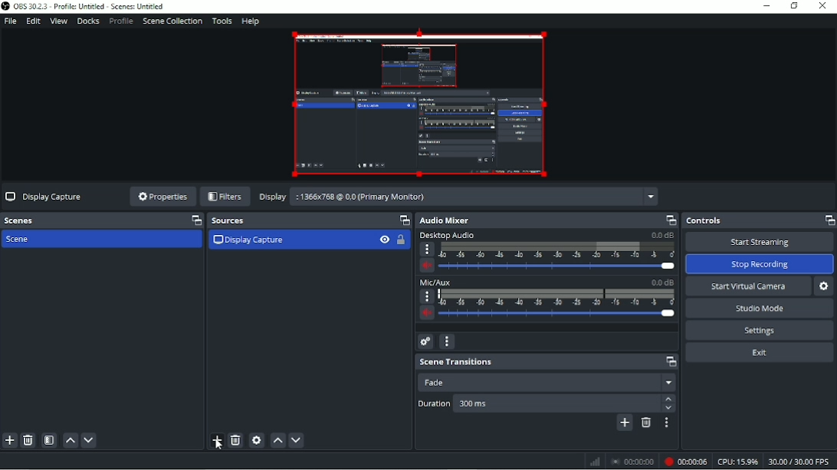 This screenshot has width=837, height=470. Describe the element at coordinates (748, 287) in the screenshot. I see `Start virtual camera` at that location.